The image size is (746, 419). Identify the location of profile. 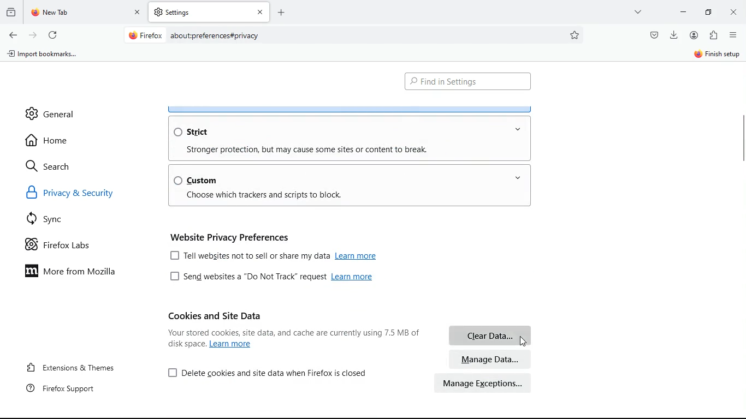
(696, 35).